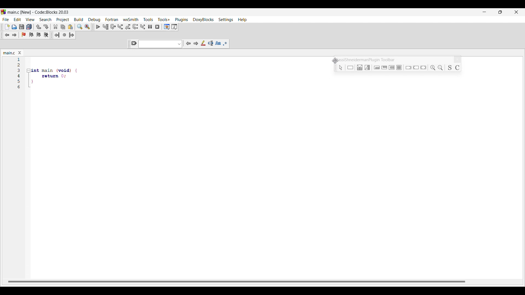  What do you see at coordinates (148, 19) in the screenshot?
I see `Tools menu` at bounding box center [148, 19].